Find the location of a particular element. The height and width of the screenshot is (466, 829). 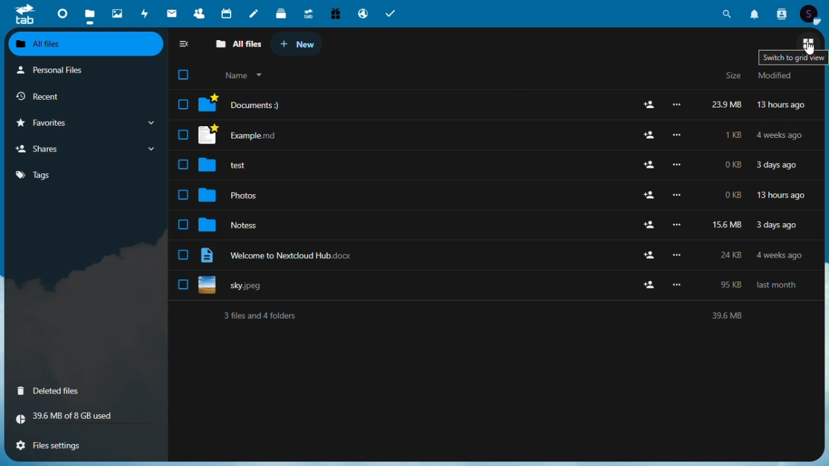

name is located at coordinates (241, 75).